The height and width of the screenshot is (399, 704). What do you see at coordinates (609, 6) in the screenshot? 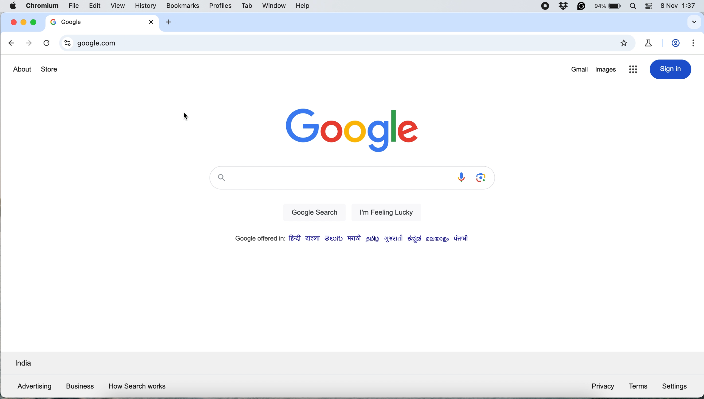
I see `battery` at bounding box center [609, 6].